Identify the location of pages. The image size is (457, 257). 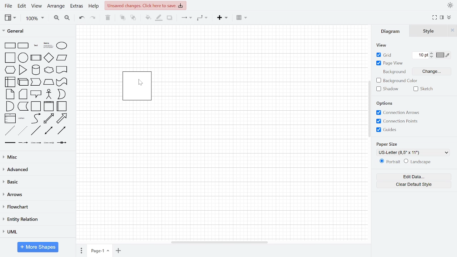
(81, 250).